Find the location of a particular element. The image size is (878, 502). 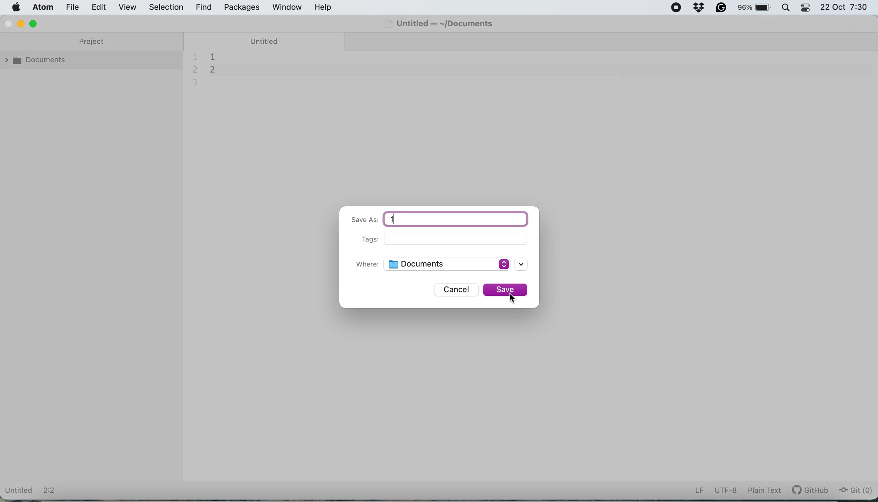

edit is located at coordinates (103, 7).